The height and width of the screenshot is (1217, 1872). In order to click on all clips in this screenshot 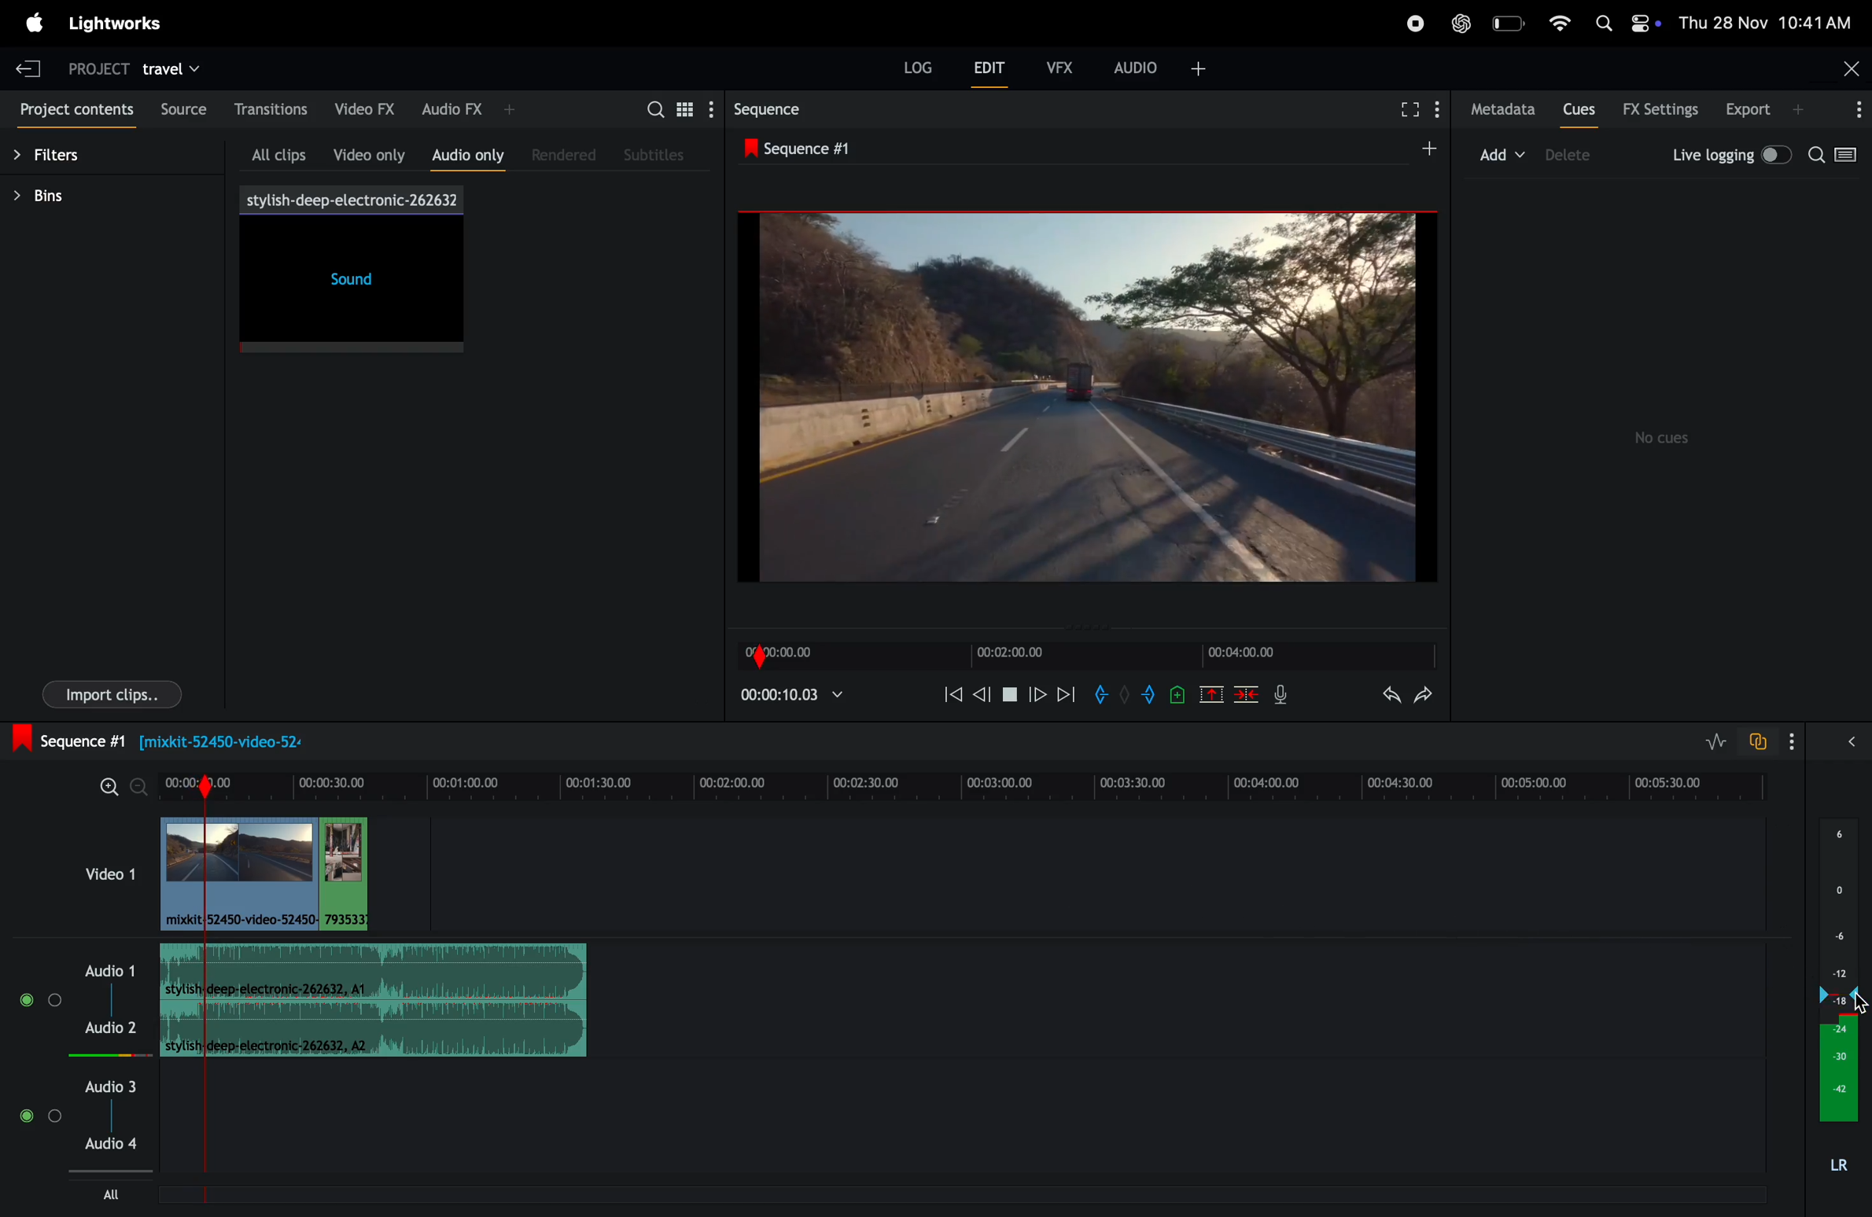, I will do `click(267, 151)`.